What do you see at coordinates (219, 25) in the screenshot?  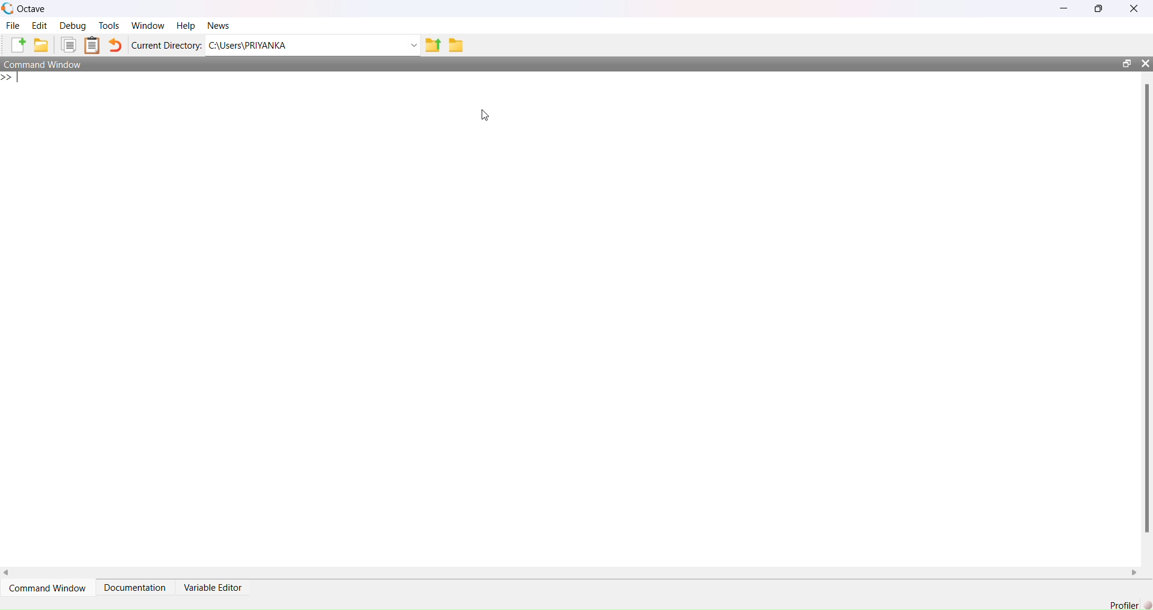 I see `News` at bounding box center [219, 25].